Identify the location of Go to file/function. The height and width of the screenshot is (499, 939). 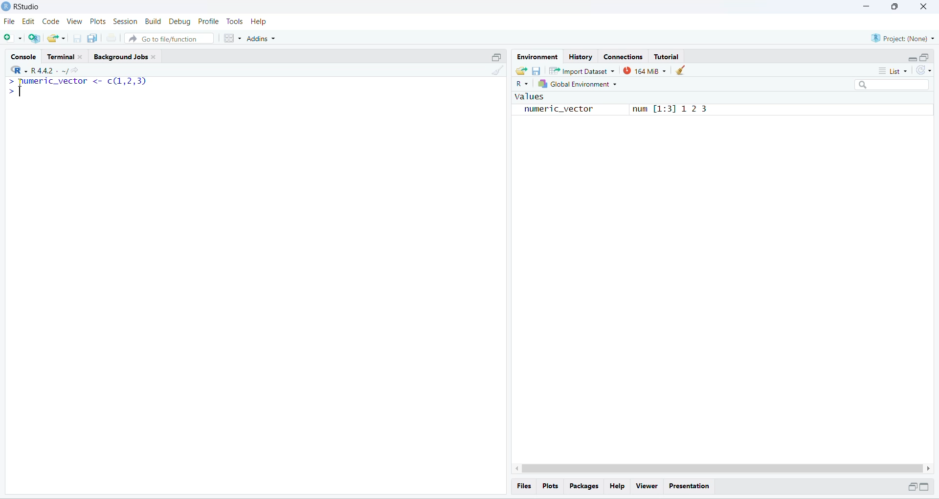
(168, 39).